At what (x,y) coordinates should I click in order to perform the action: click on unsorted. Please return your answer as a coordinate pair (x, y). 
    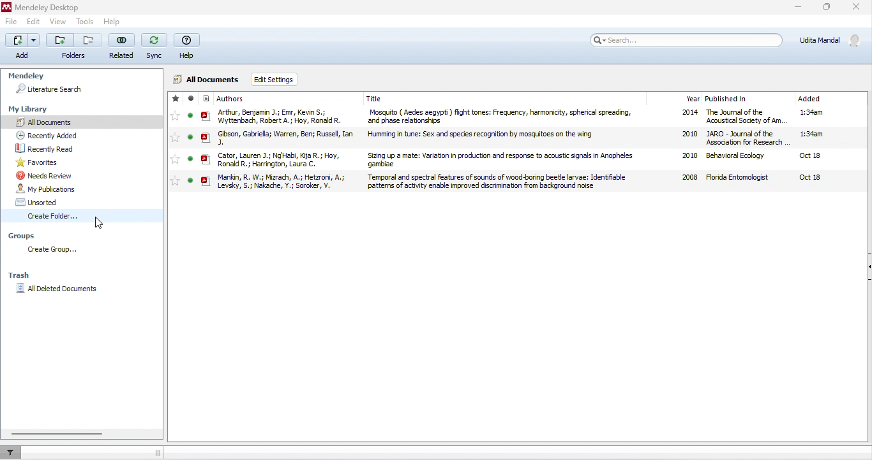
    Looking at the image, I should click on (87, 202).